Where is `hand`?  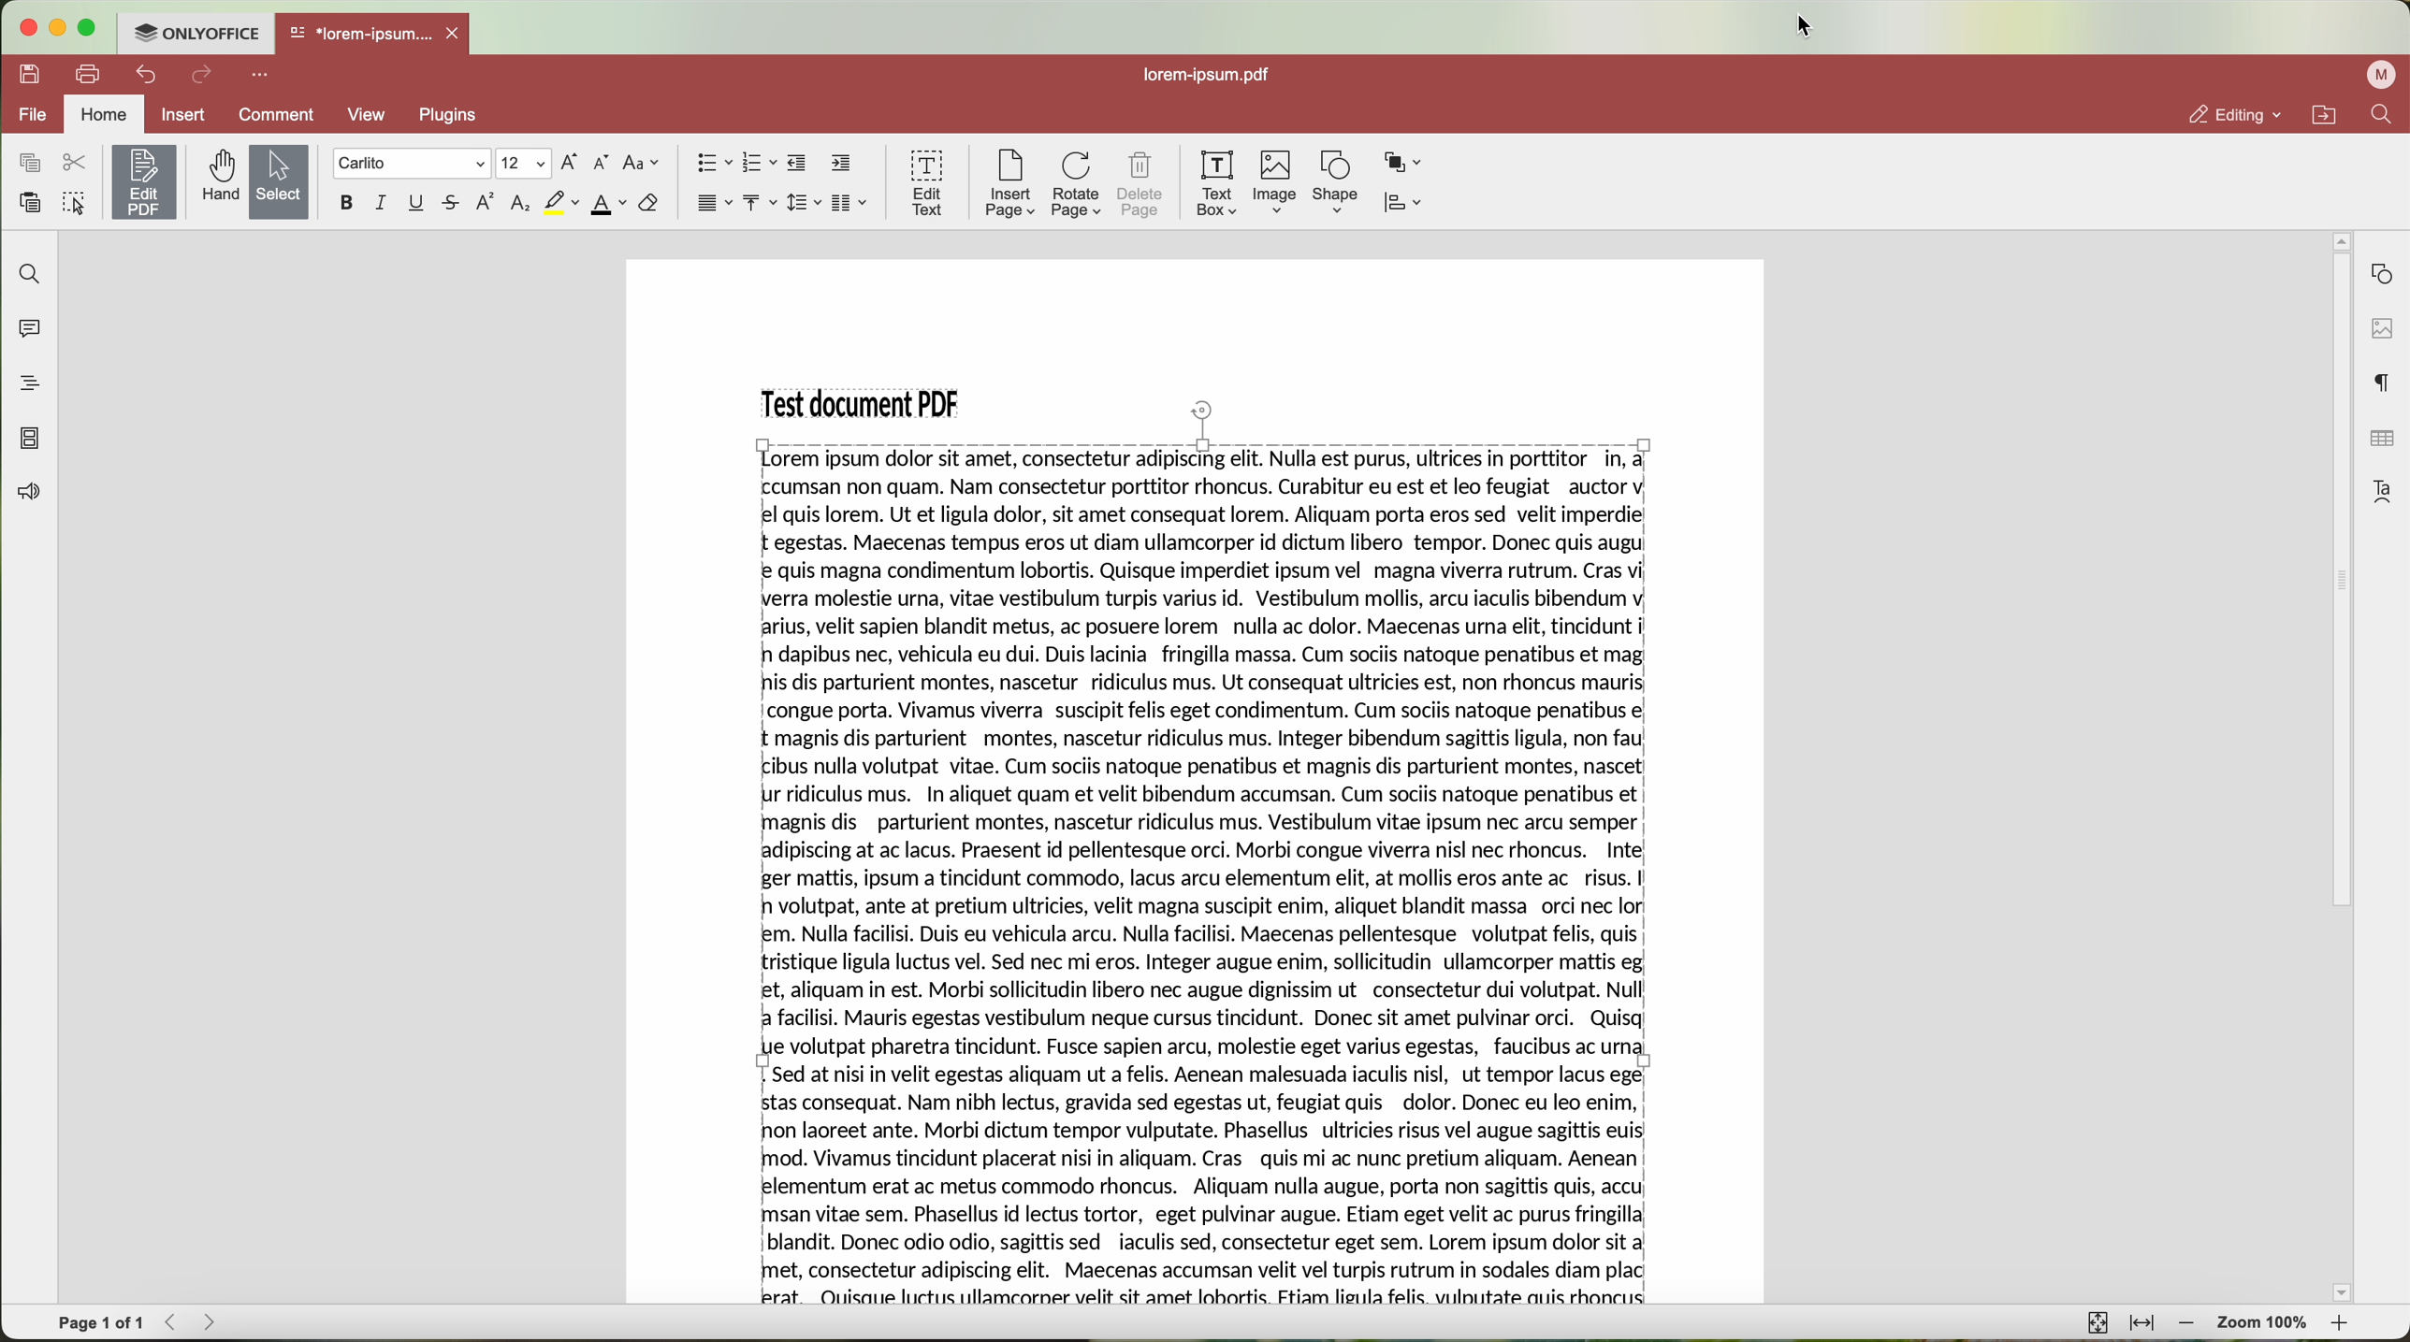
hand is located at coordinates (216, 181).